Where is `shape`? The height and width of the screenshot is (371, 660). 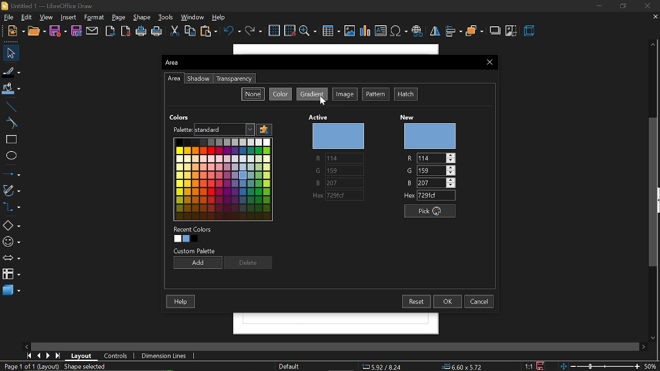 shape is located at coordinates (142, 18).